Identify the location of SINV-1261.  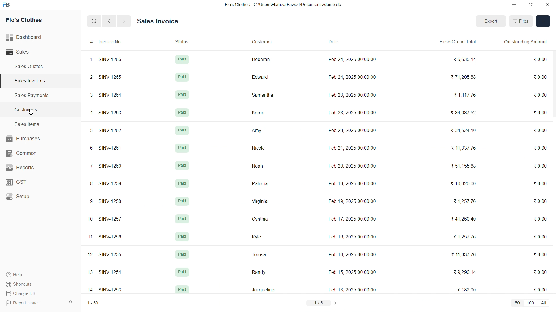
(110, 147).